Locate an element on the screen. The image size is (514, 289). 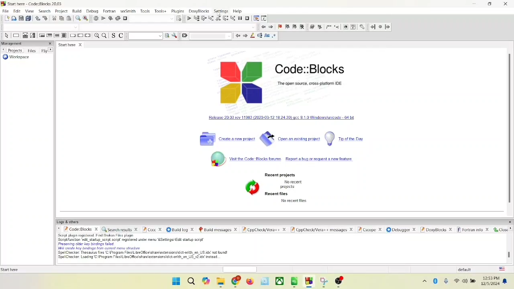
text is located at coordinates (145, 249).